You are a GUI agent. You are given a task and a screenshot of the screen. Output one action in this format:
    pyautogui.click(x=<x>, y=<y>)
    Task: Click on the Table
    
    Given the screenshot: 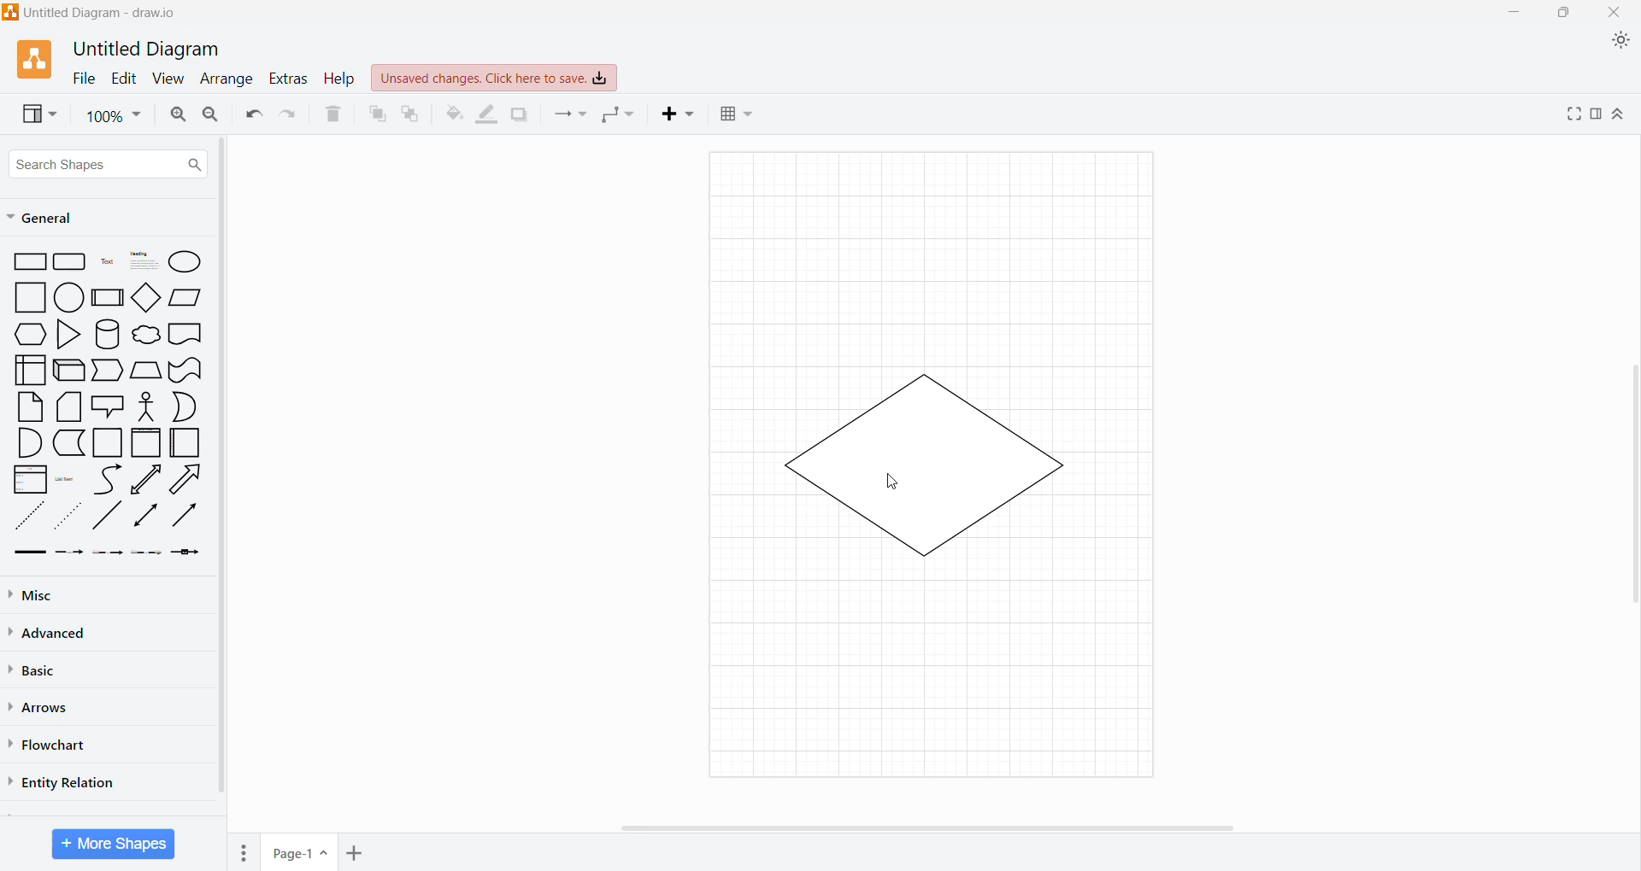 What is the action you would take?
    pyautogui.click(x=737, y=116)
    